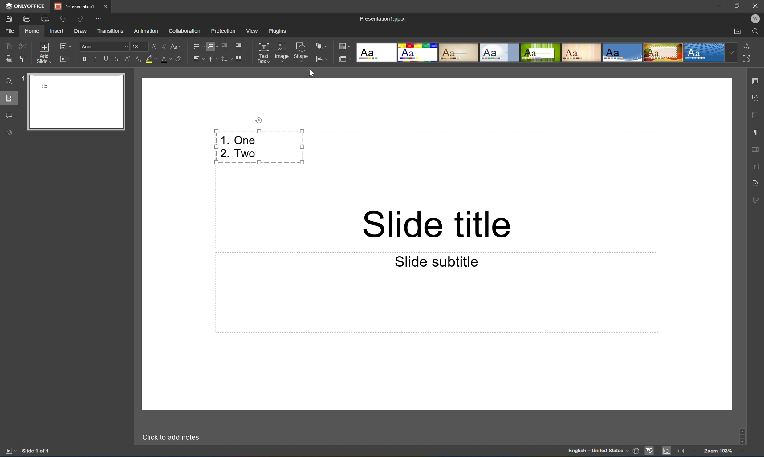 This screenshot has width=764, height=457. Describe the element at coordinates (747, 58) in the screenshot. I see `Select all` at that location.